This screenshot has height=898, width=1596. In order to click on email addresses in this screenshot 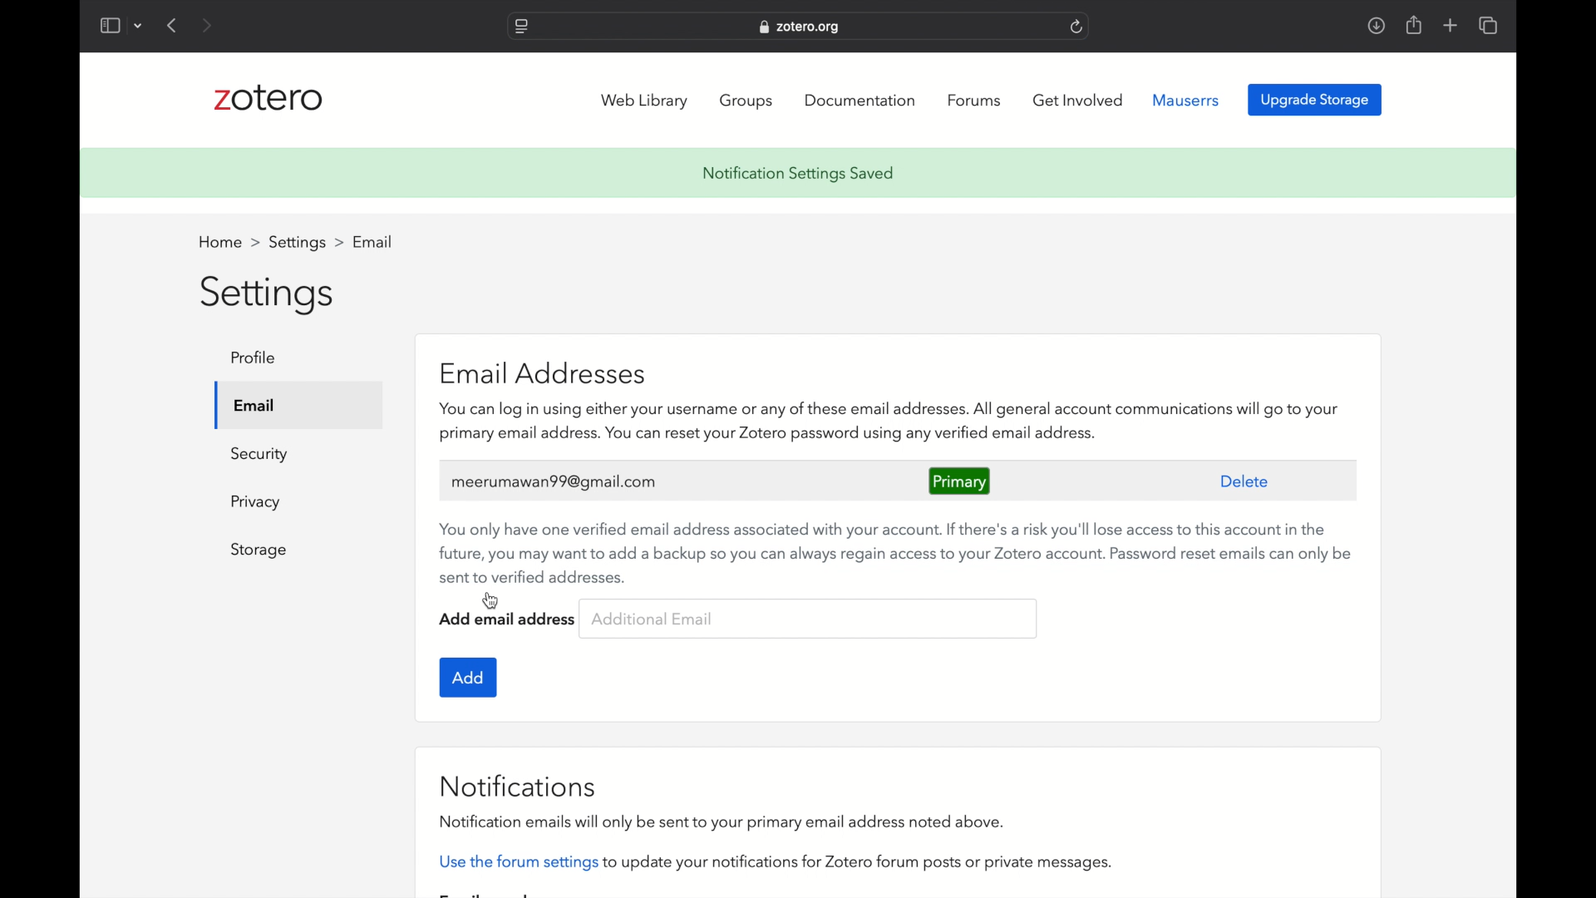, I will do `click(542, 372)`.